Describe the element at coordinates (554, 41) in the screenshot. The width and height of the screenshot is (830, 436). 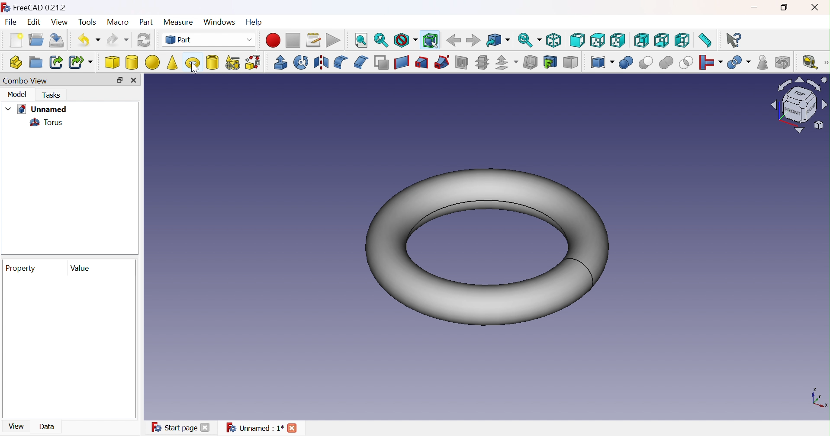
I see `Isometric` at that location.